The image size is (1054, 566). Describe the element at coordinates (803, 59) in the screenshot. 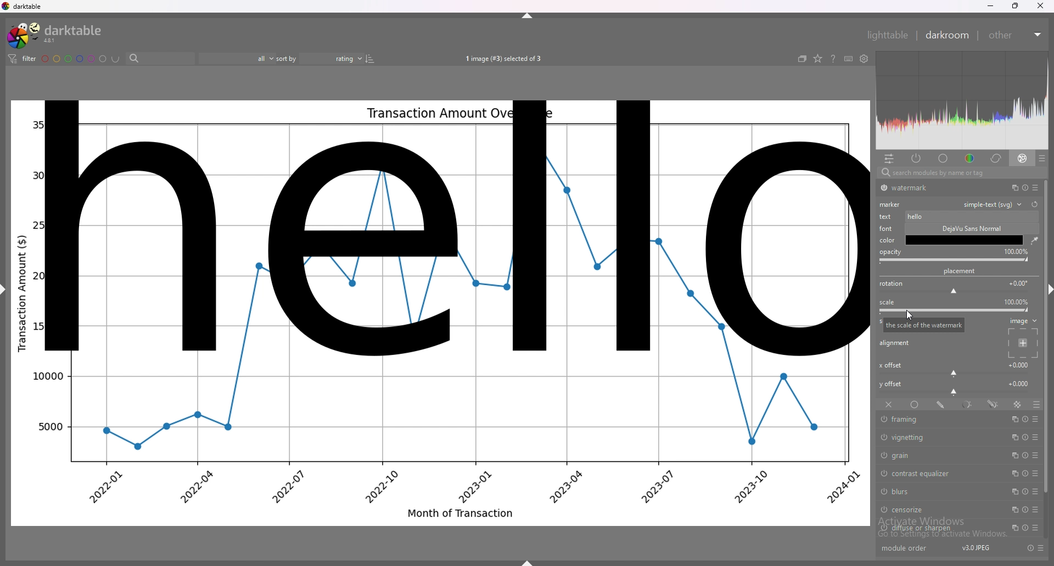

I see `create grouped images` at that location.